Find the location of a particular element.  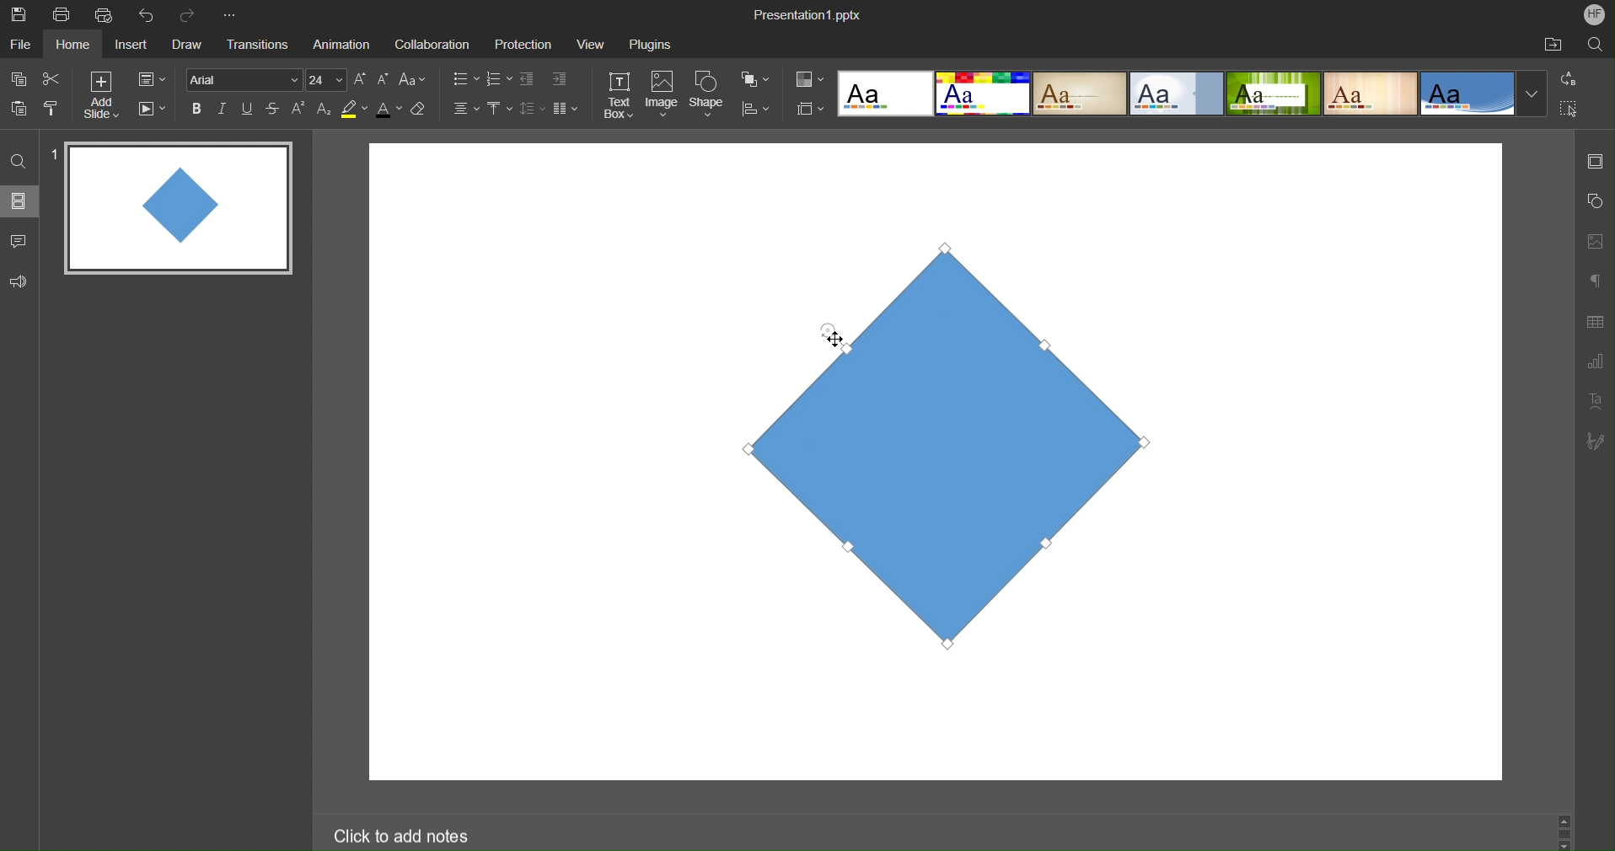

Insert is located at coordinates (129, 45).